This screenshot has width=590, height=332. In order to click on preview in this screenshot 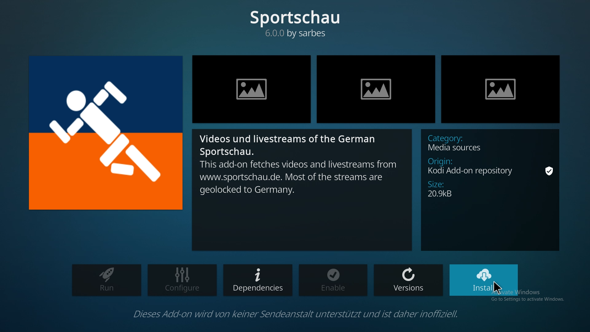, I will do `click(501, 88)`.